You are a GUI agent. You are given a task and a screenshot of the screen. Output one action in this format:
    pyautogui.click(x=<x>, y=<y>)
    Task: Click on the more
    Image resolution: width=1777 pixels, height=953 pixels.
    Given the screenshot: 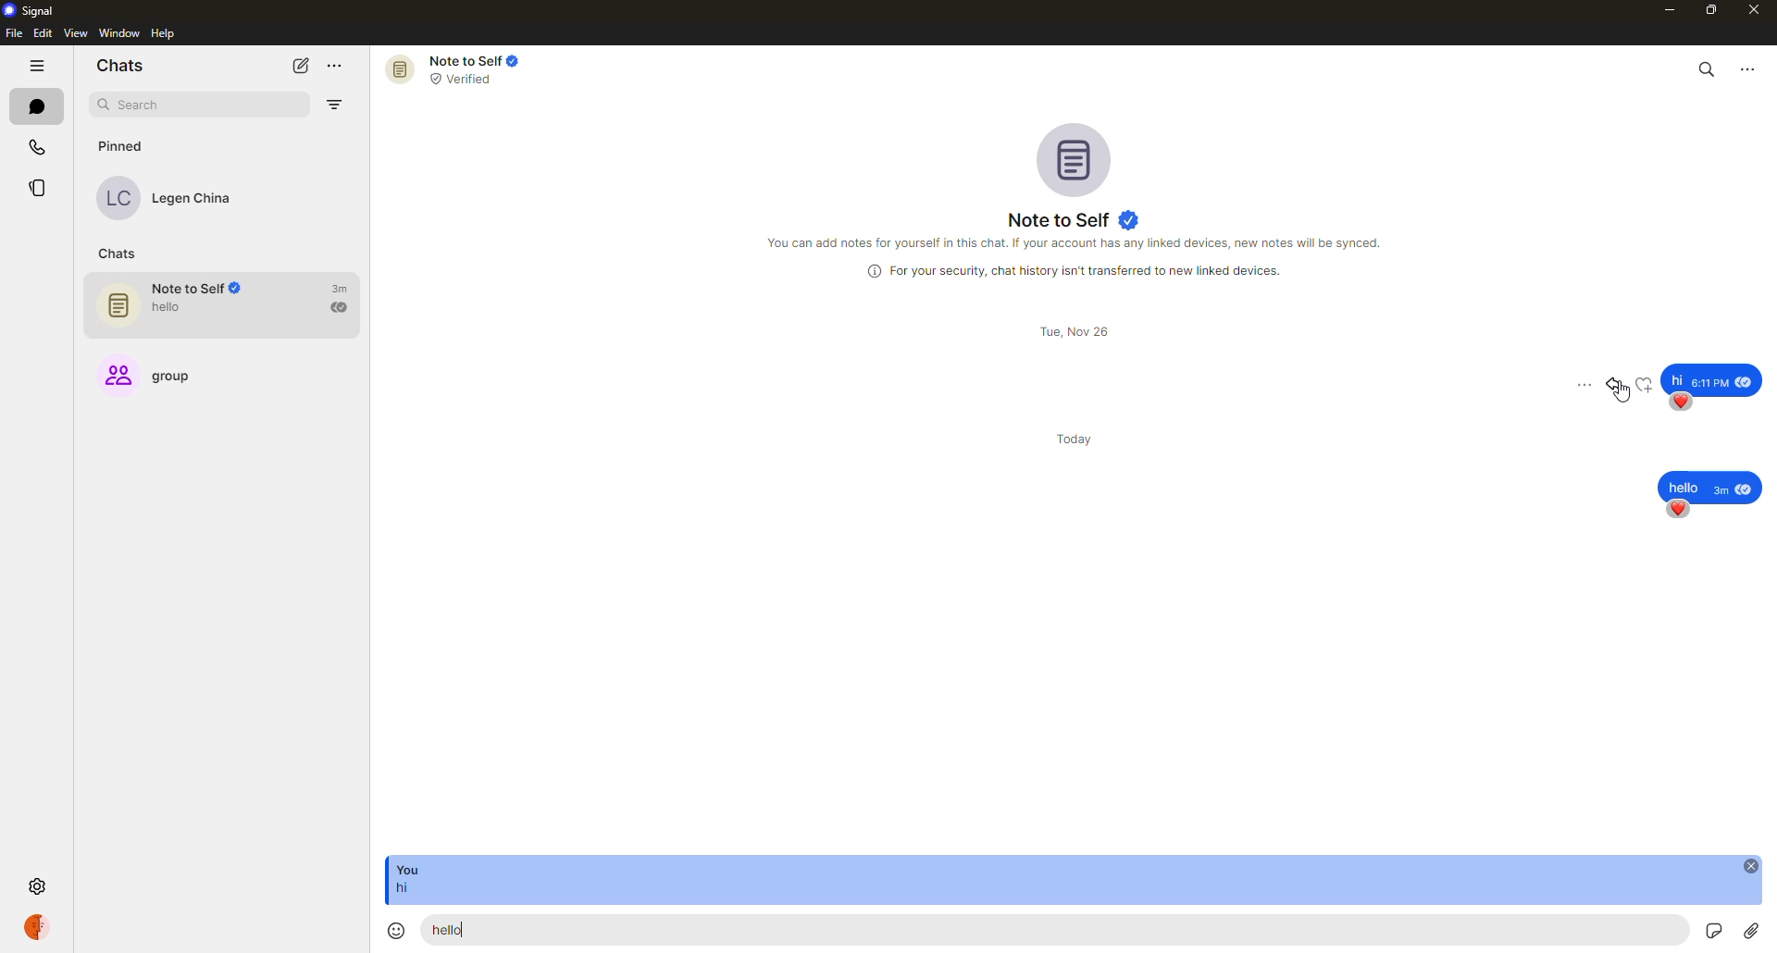 What is the action you would take?
    pyautogui.click(x=340, y=65)
    